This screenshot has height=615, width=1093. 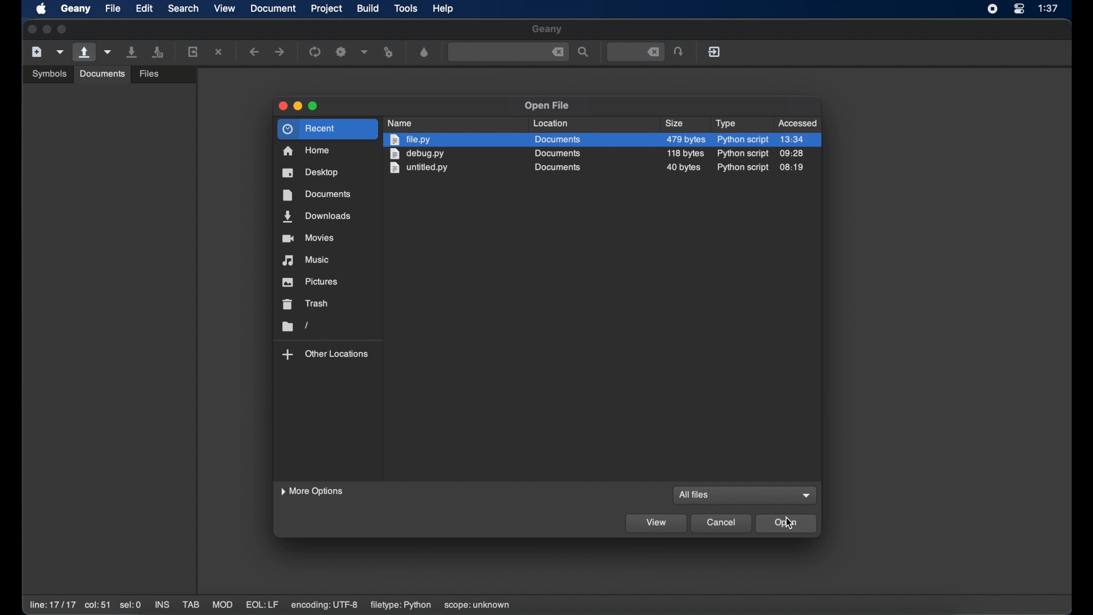 I want to click on debug.py, so click(x=416, y=154).